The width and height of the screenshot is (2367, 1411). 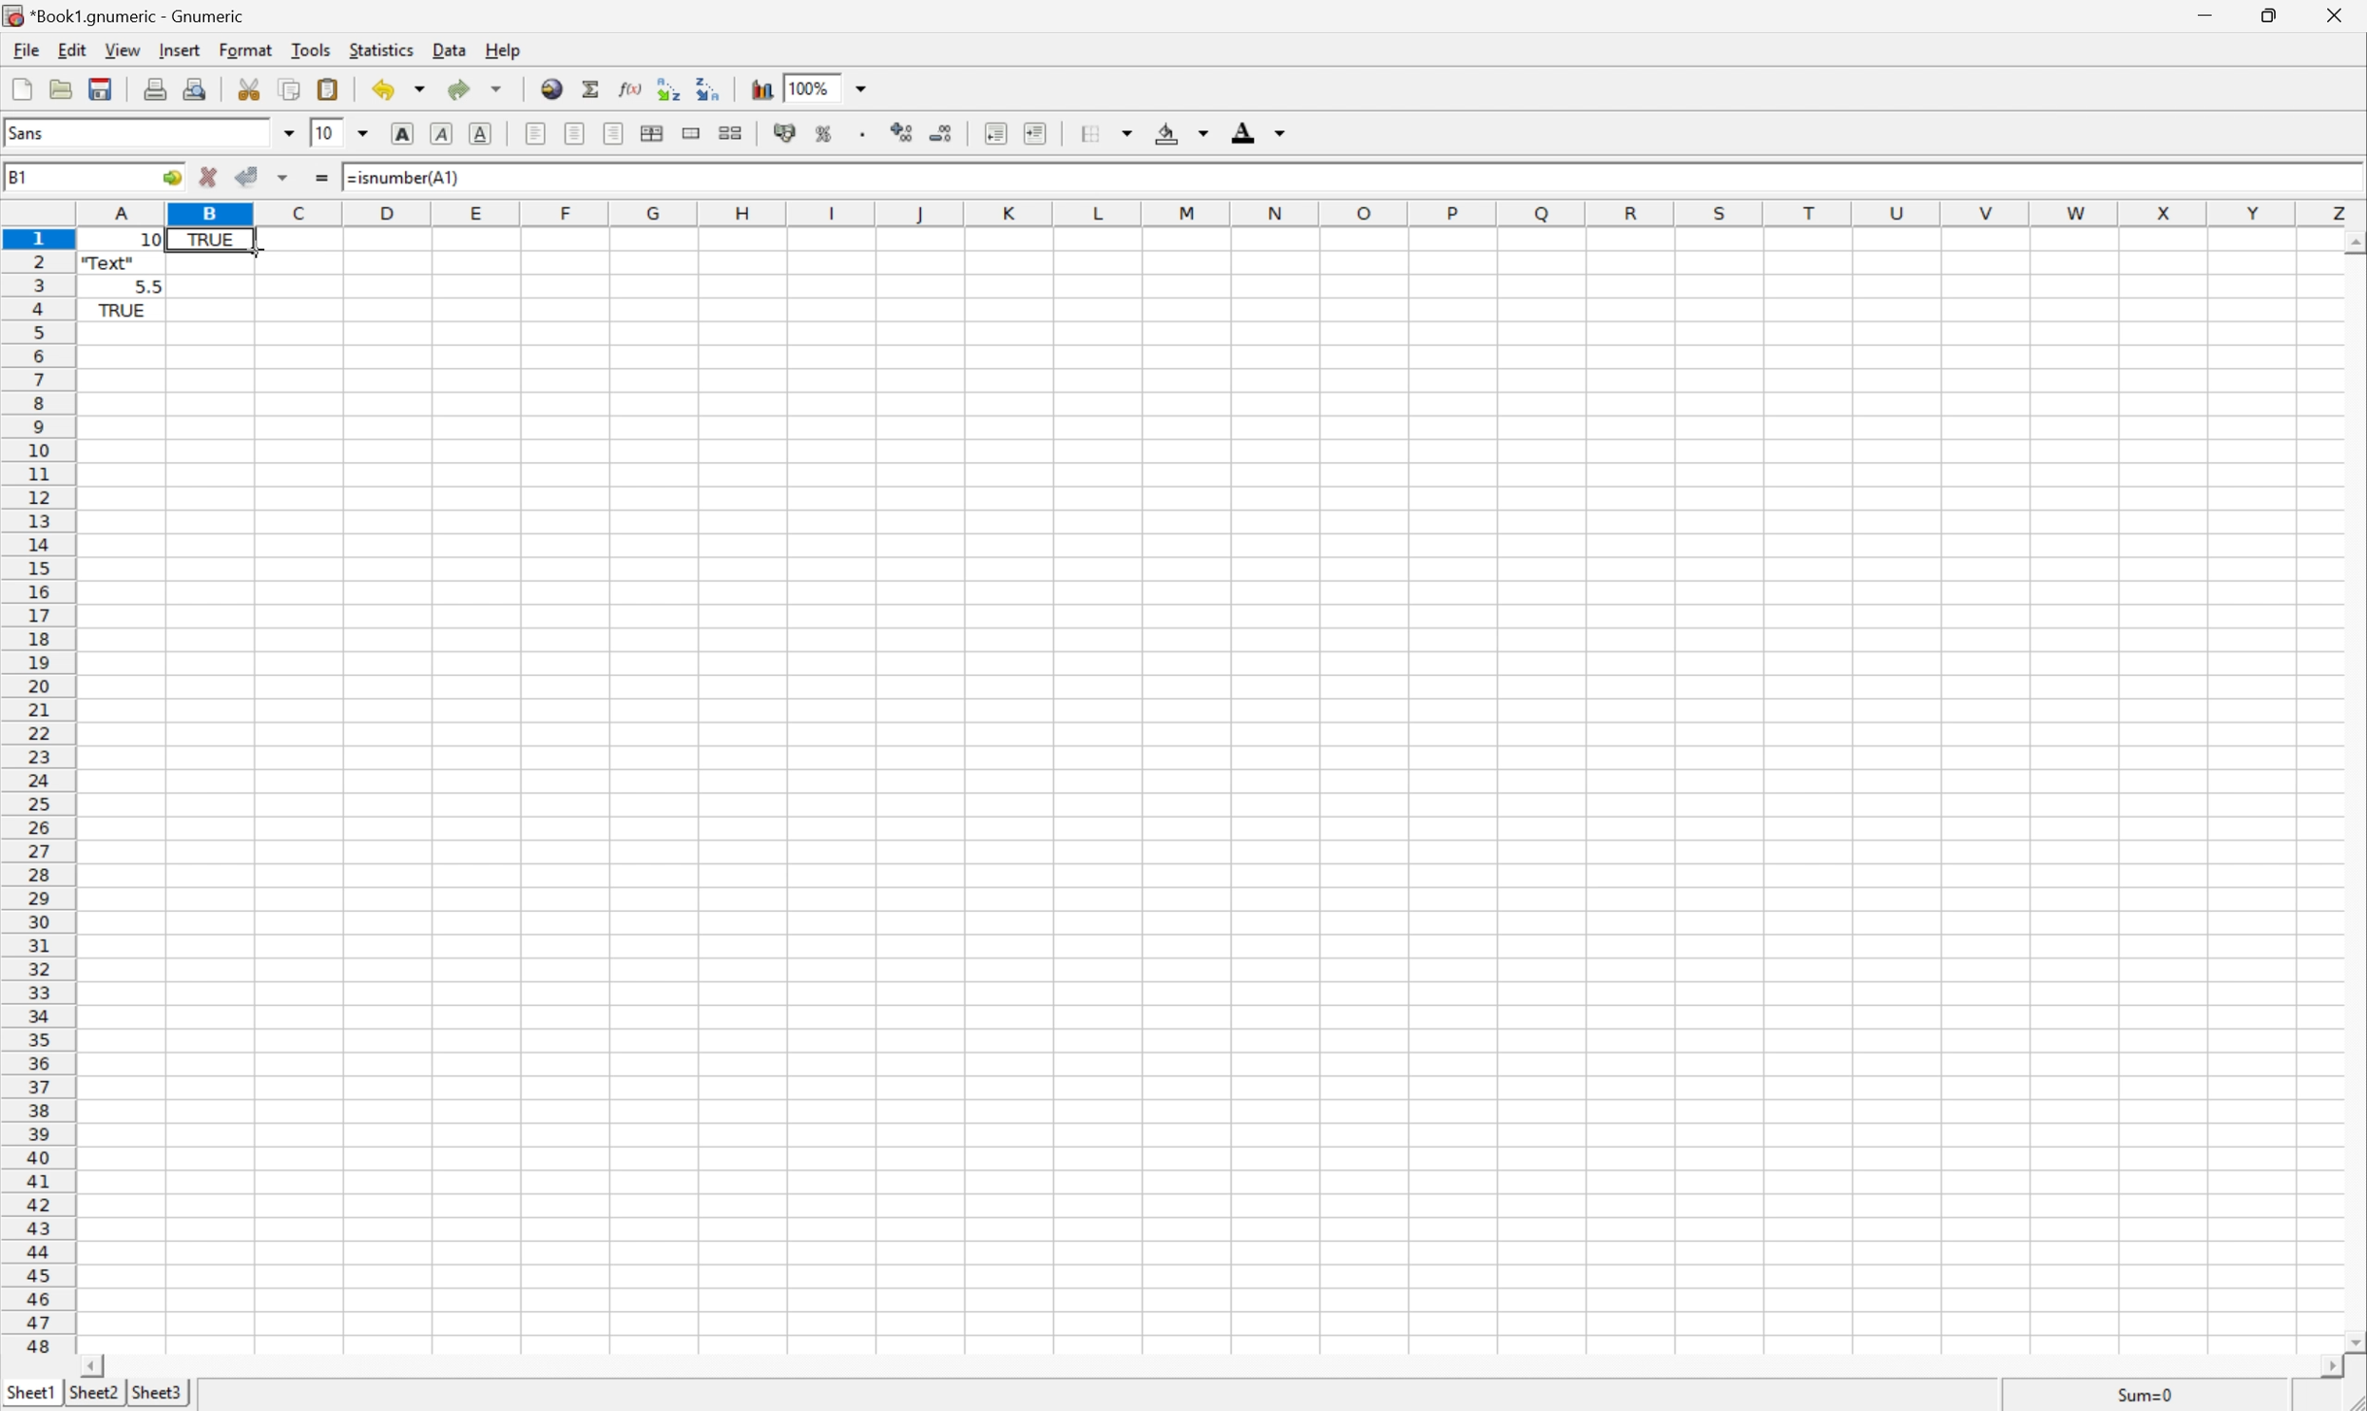 What do you see at coordinates (157, 1393) in the screenshot?
I see `Sheet3` at bounding box center [157, 1393].